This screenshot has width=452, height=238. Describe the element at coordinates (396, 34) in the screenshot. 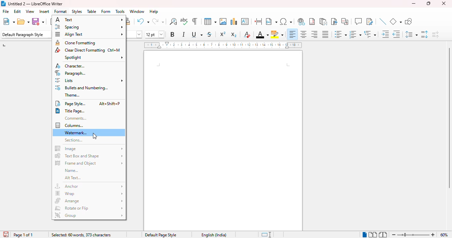

I see `decrease indent` at that location.